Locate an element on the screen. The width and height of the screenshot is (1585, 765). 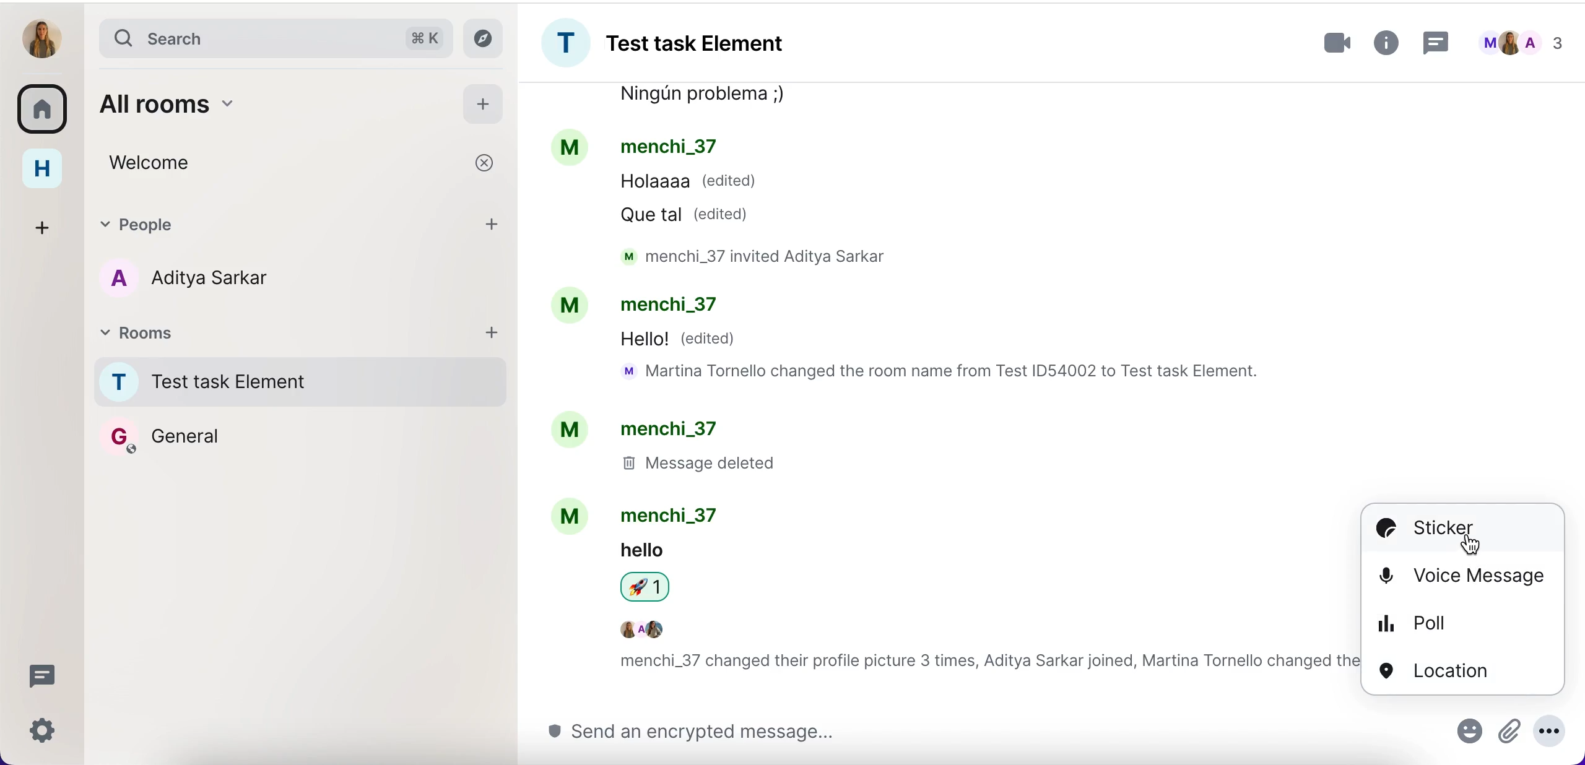
rooms is located at coordinates (43, 108).